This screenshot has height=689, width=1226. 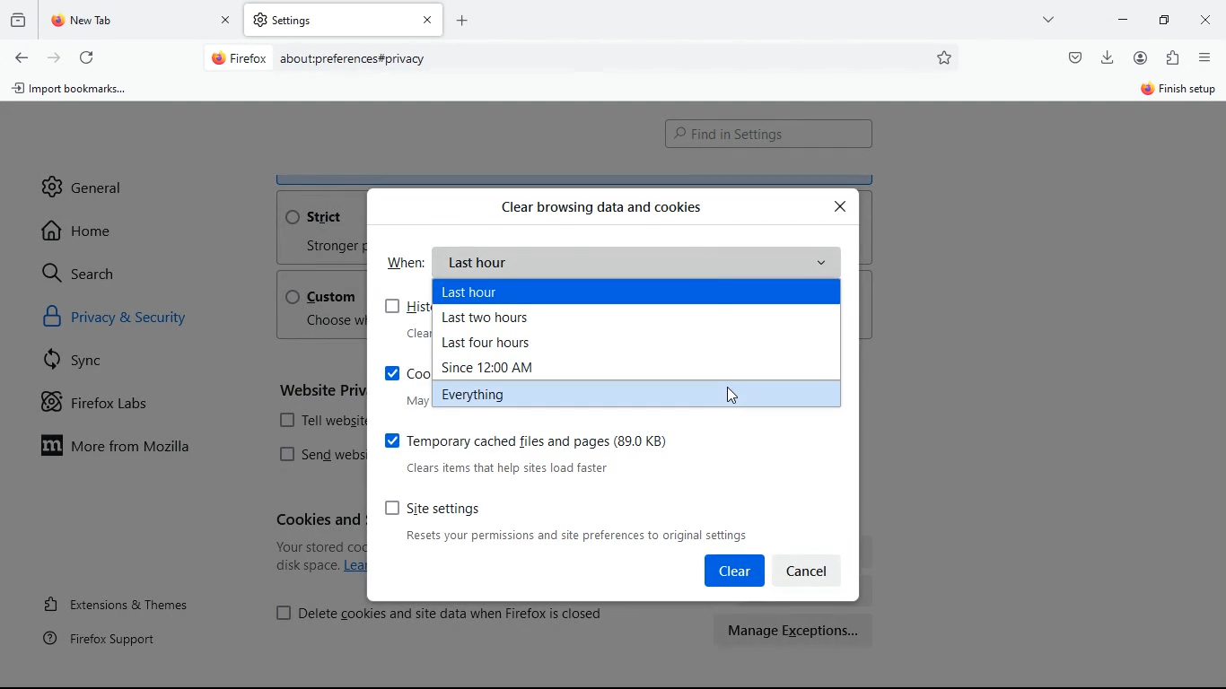 What do you see at coordinates (1073, 57) in the screenshot?
I see `pocket` at bounding box center [1073, 57].